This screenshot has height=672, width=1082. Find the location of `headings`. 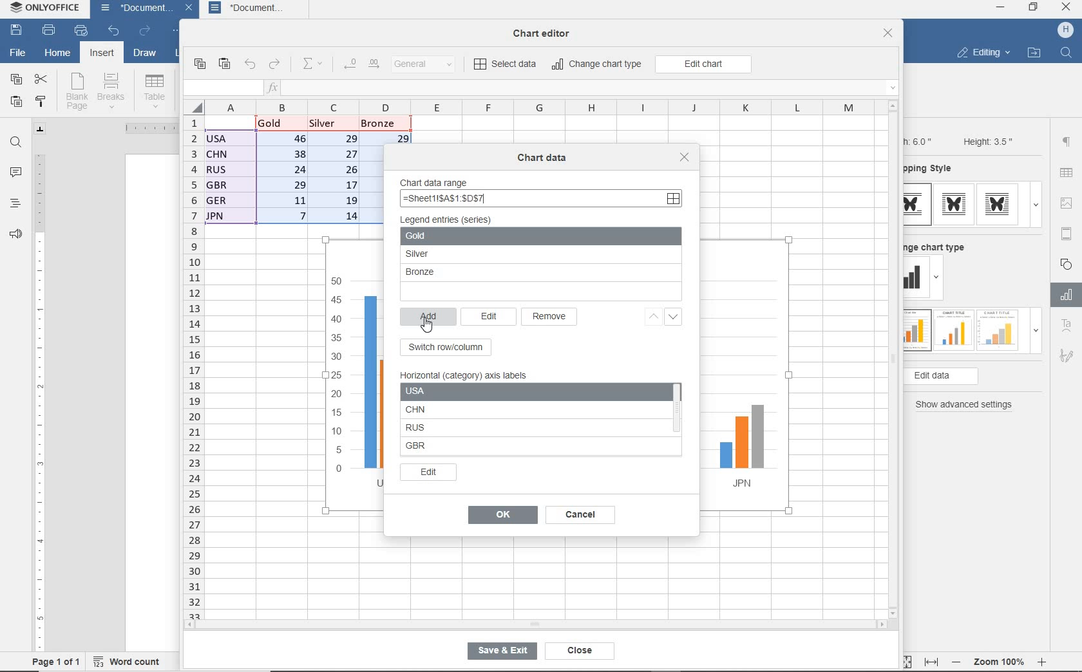

headings is located at coordinates (14, 205).